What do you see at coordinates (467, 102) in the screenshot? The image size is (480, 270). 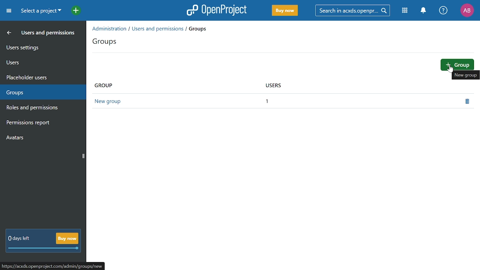 I see `delete group` at bounding box center [467, 102].